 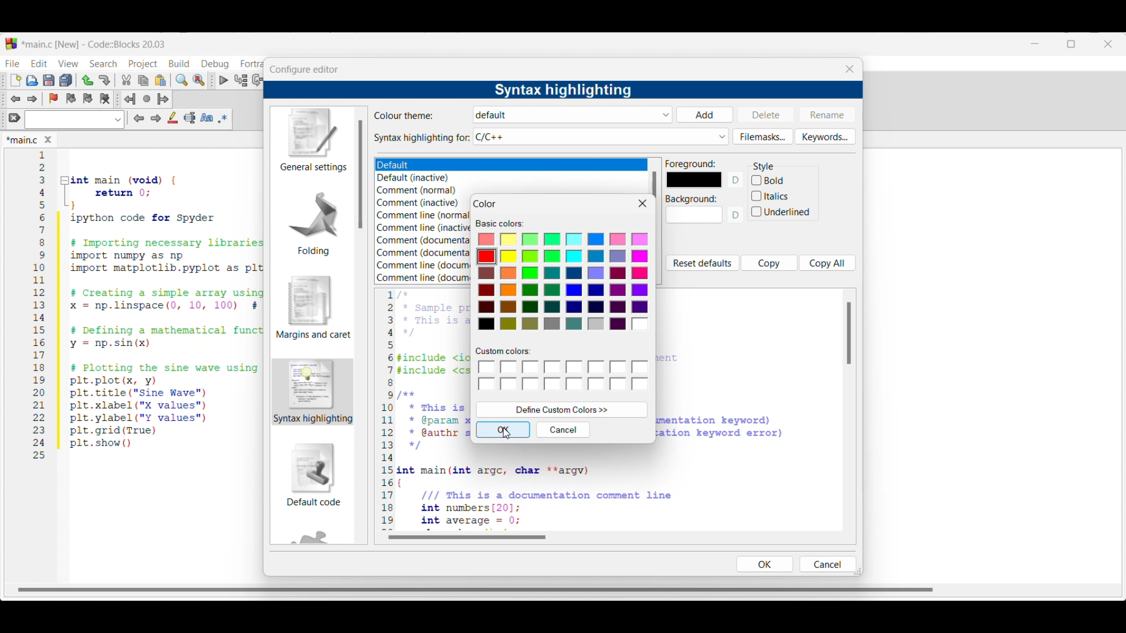 I want to click on Find, so click(x=182, y=80).